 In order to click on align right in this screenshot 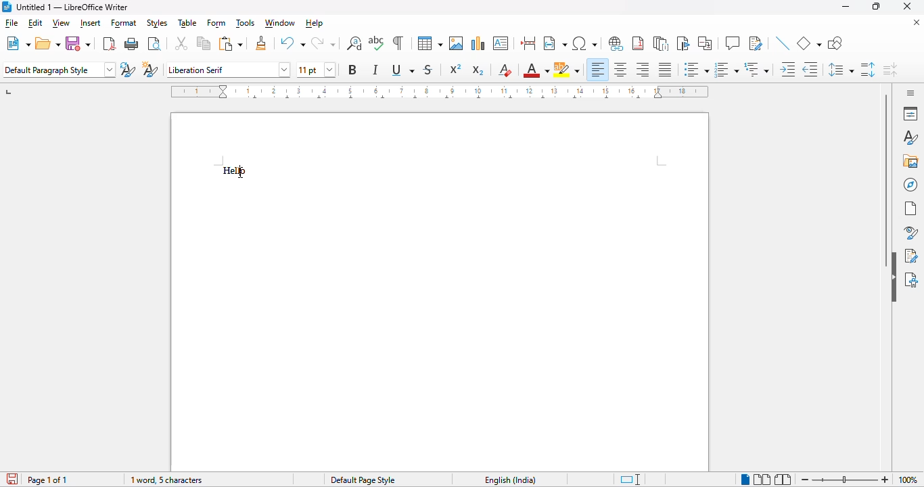, I will do `click(643, 70)`.